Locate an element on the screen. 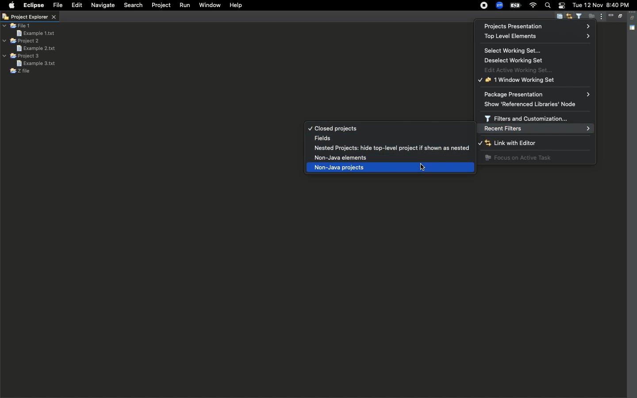  File 1 is located at coordinates (17, 26).